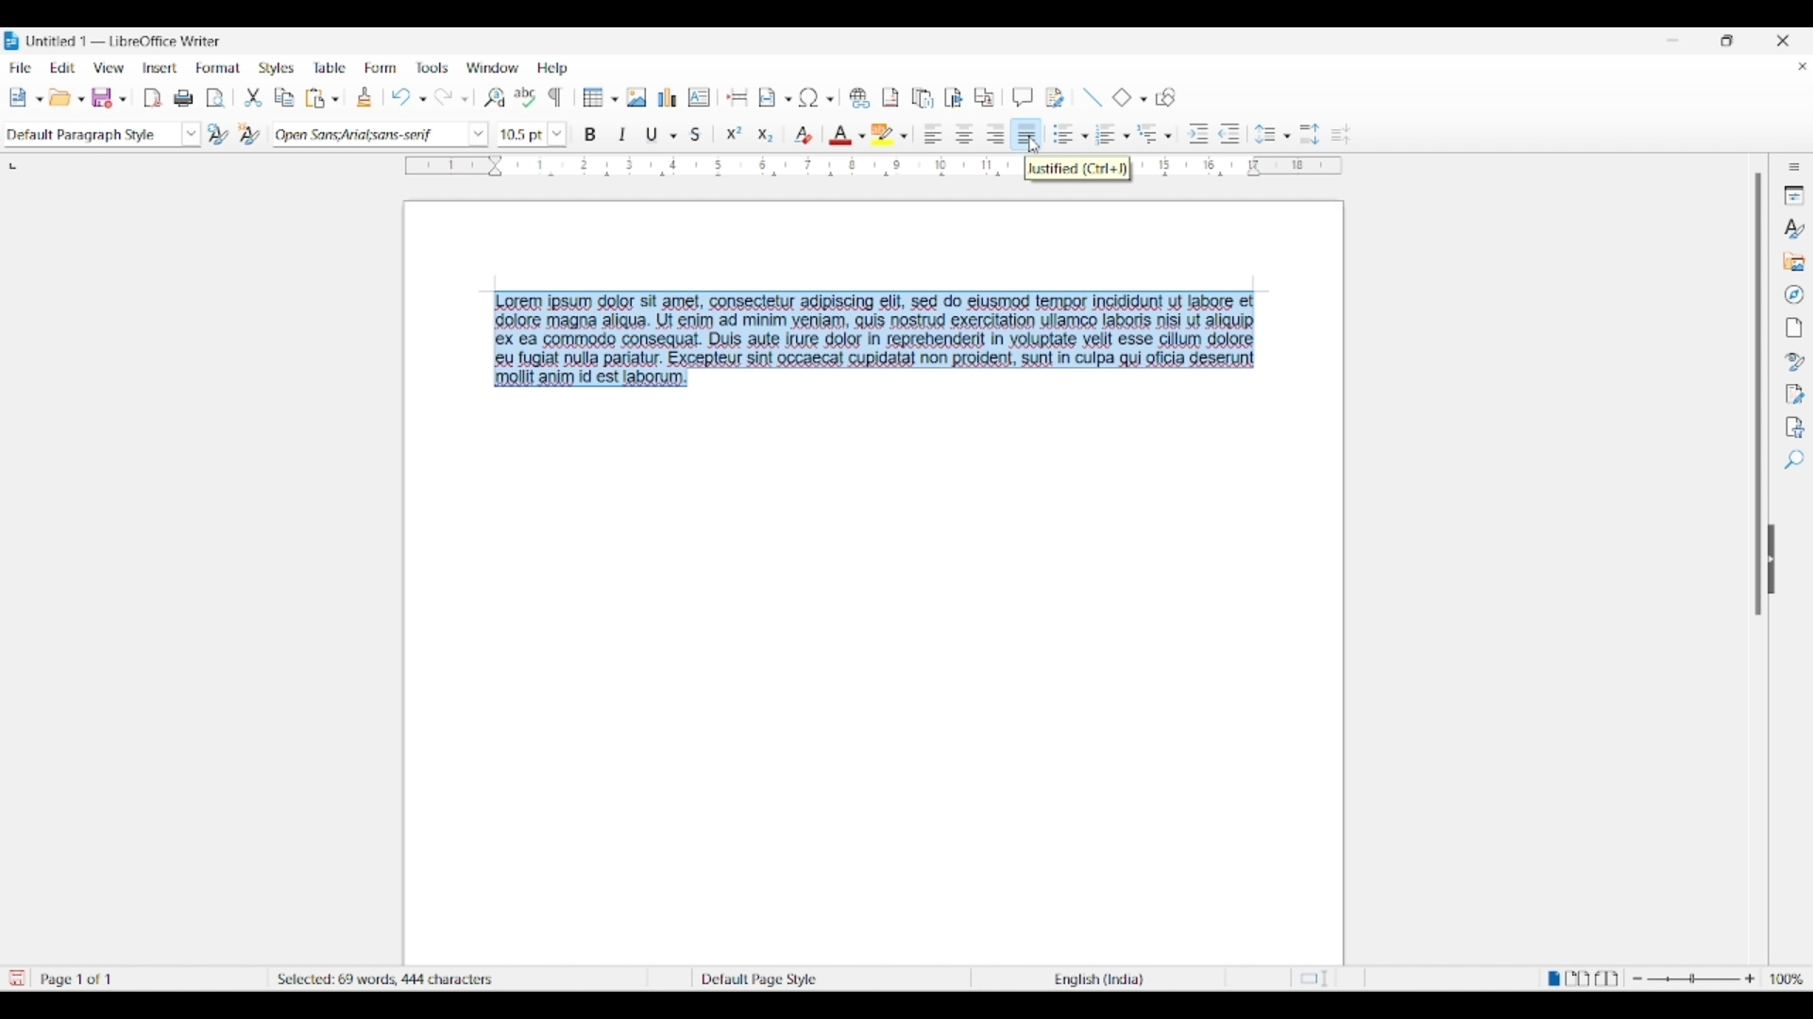  I want to click on Show draw functions, so click(1165, 97).